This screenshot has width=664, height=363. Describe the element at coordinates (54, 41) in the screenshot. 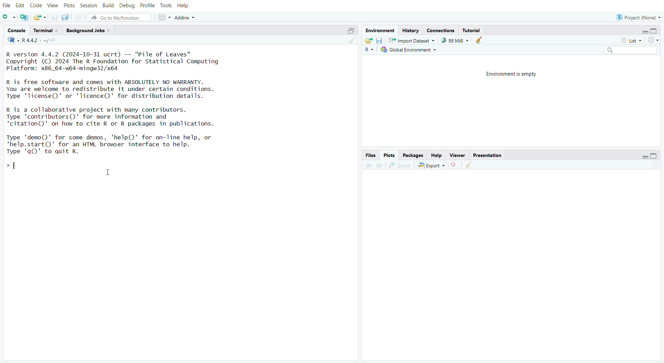

I see `view the current working directory` at that location.